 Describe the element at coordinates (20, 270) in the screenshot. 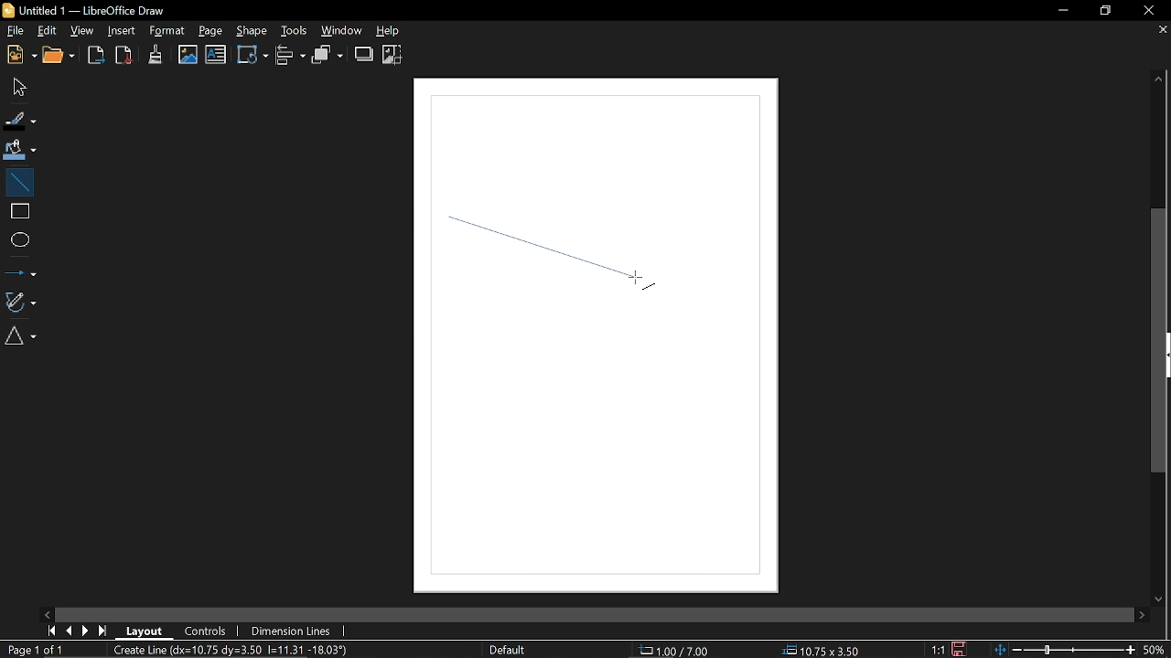

I see `Lines and arrows` at that location.